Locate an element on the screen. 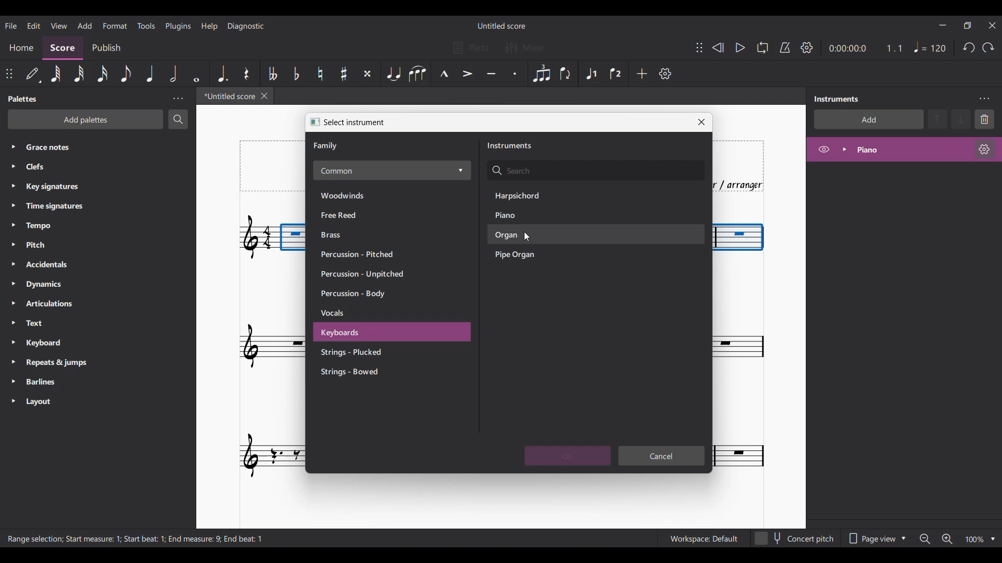 The image size is (1002, 563). Harpsichord is located at coordinates (528, 195).